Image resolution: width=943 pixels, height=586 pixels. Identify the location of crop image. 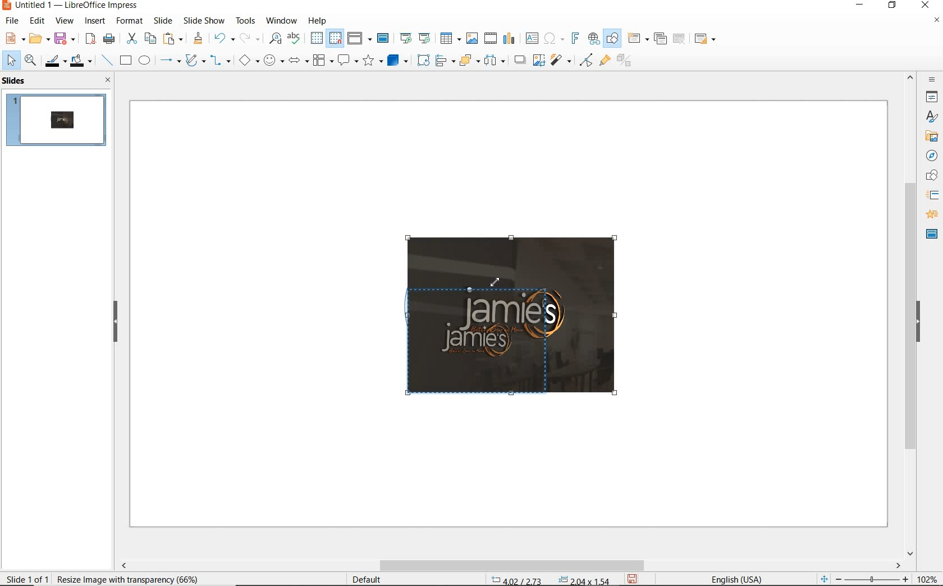
(538, 59).